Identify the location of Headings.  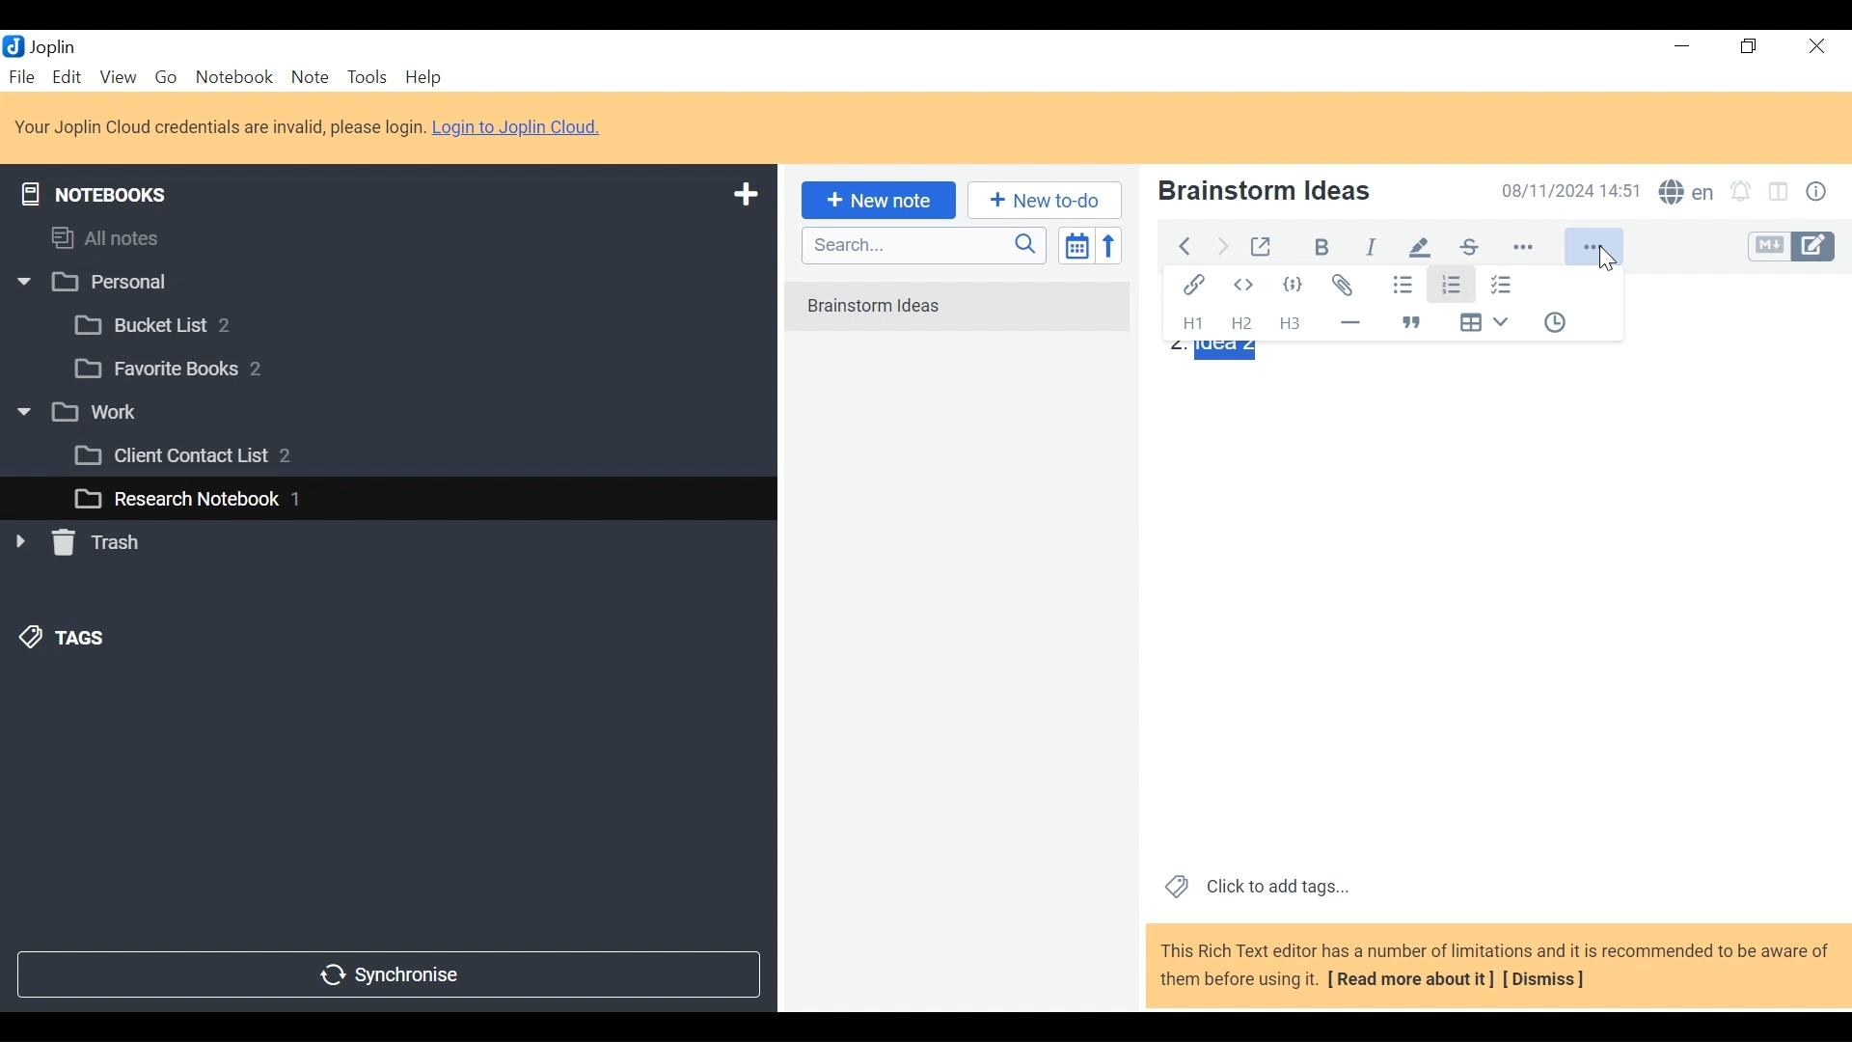
(1248, 324).